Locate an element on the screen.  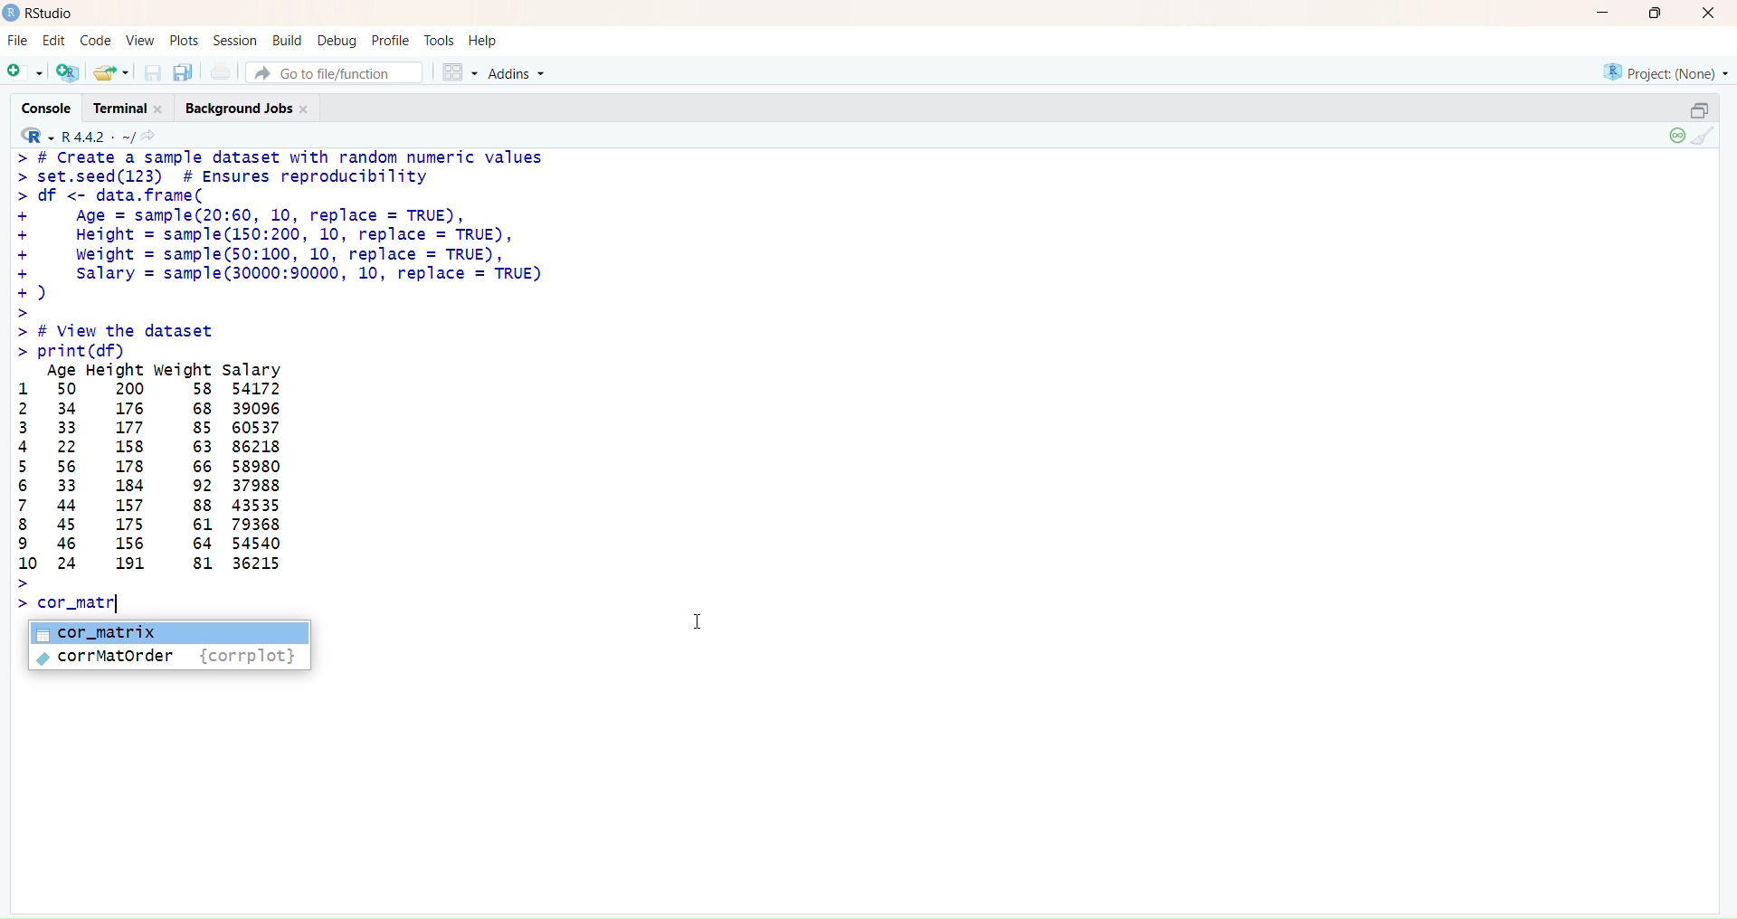
Go to file/function is located at coordinates (333, 73).